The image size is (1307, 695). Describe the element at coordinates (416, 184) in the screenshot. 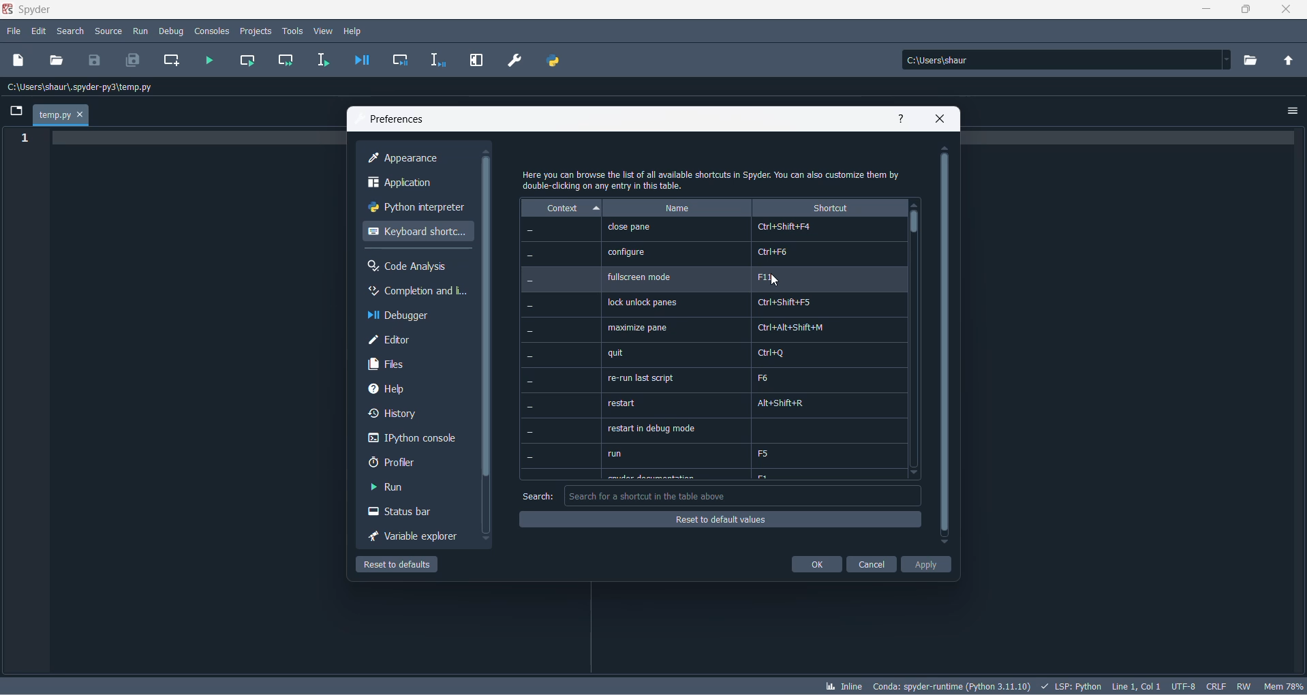

I see `application` at that location.